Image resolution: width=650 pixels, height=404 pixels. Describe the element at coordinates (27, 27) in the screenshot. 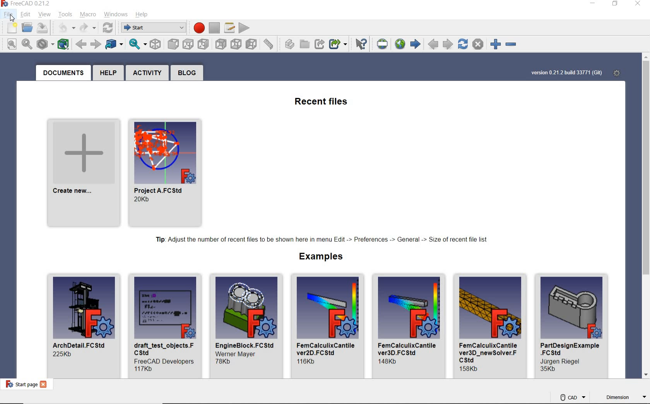

I see `OPEN` at that location.